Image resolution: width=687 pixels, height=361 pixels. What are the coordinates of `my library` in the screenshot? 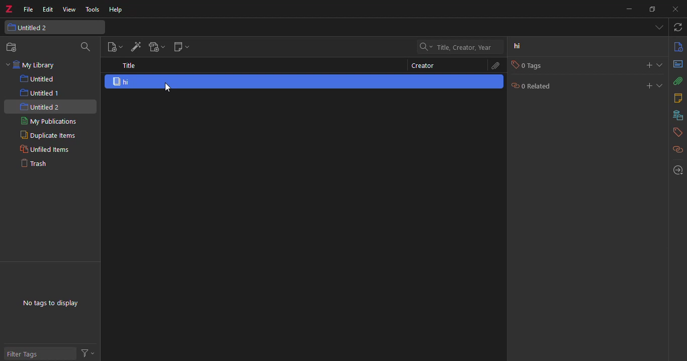 It's located at (37, 65).